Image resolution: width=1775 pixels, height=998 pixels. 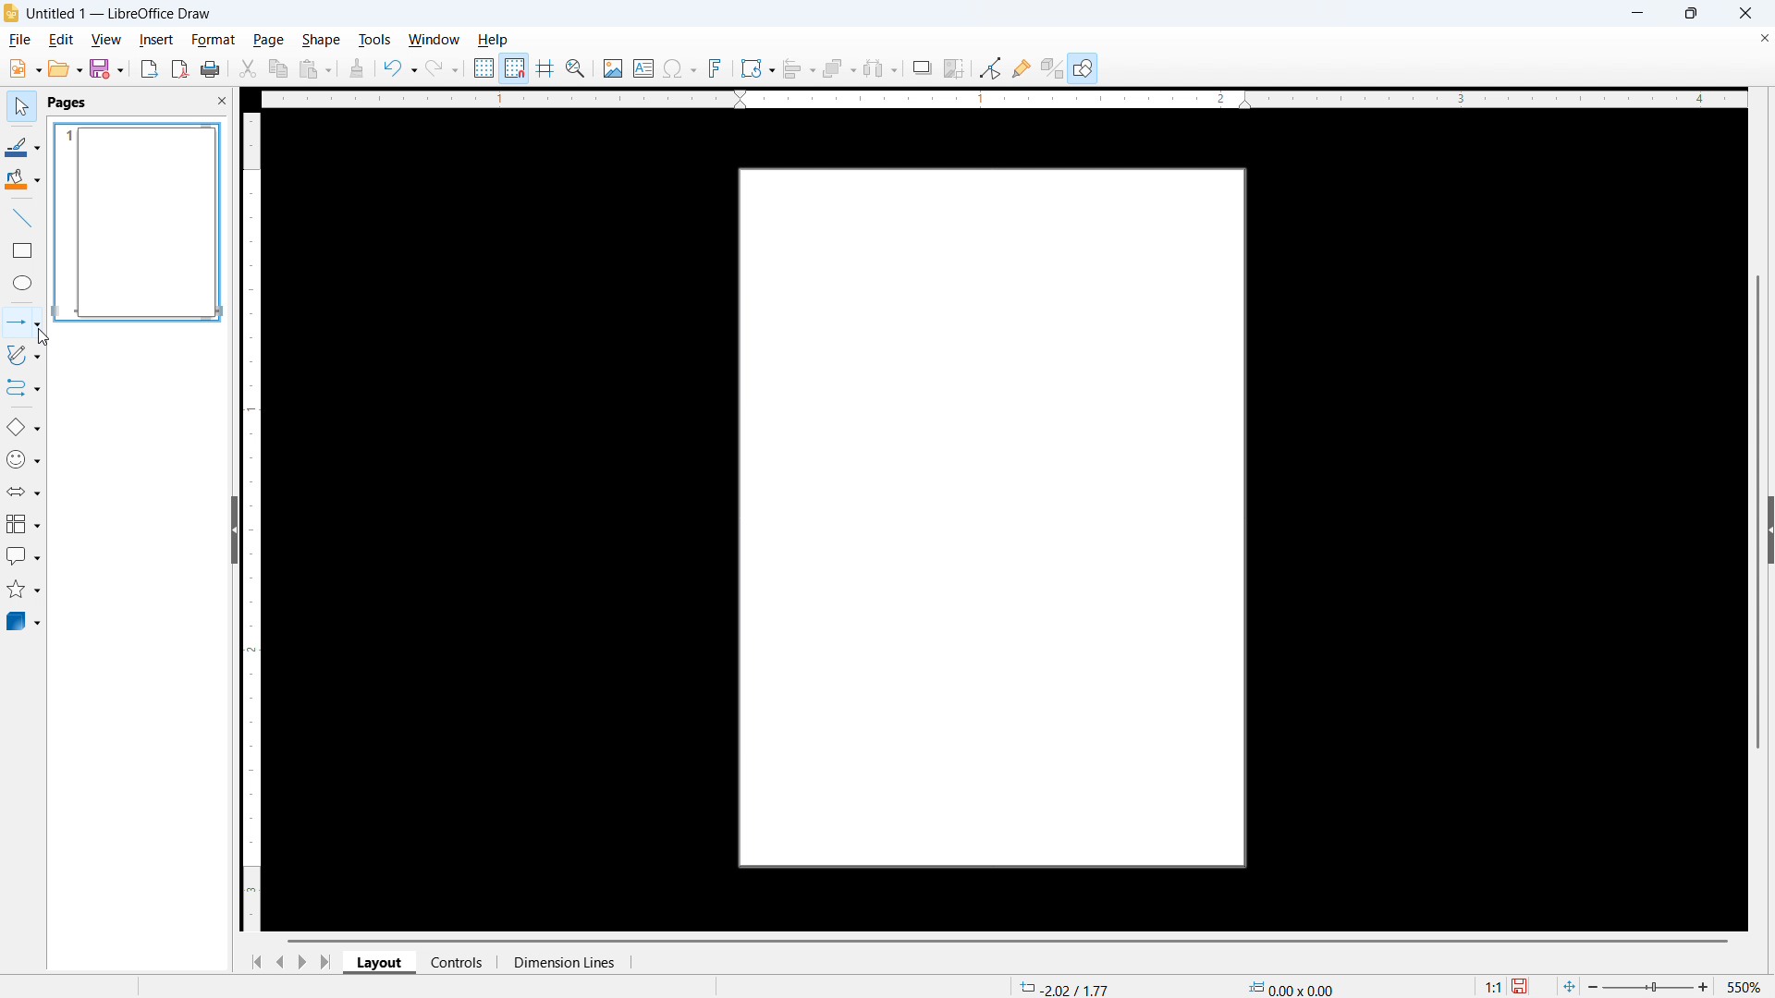 What do you see at coordinates (1008, 941) in the screenshot?
I see `Horizontal scroll bar ` at bounding box center [1008, 941].